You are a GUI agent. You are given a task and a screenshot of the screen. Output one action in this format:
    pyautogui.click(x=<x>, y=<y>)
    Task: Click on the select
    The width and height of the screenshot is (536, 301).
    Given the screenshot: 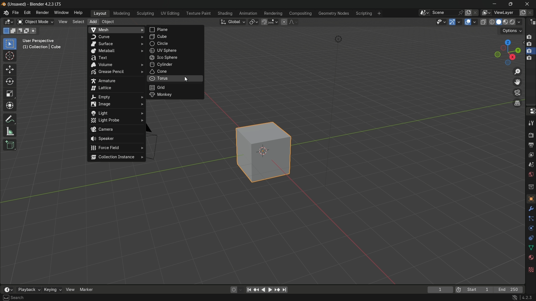 What is the action you would take?
    pyautogui.click(x=78, y=22)
    